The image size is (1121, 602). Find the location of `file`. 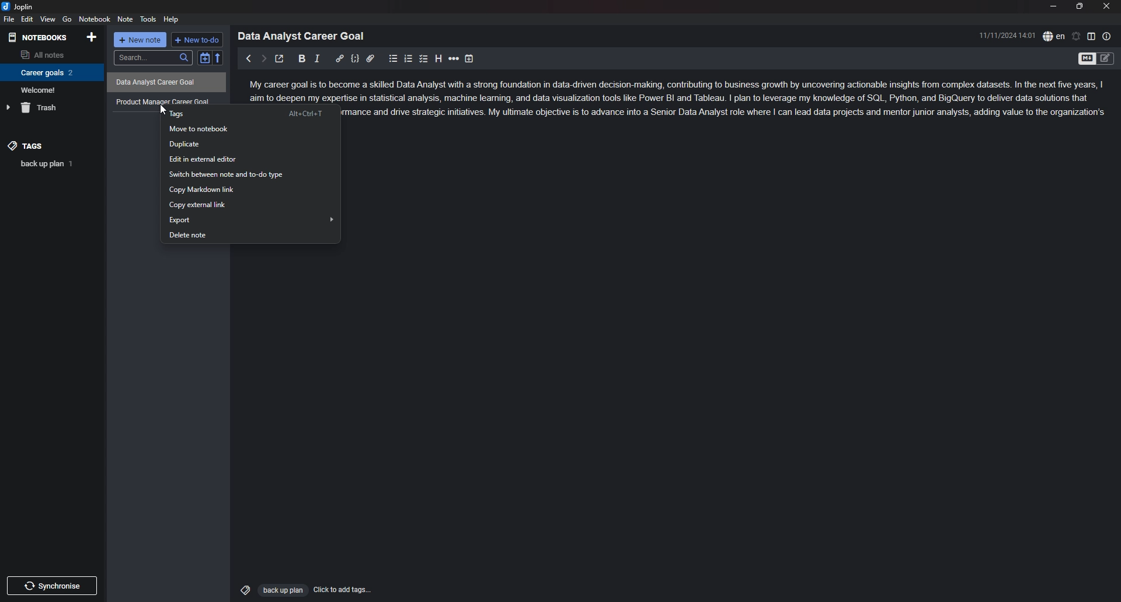

file is located at coordinates (9, 19).